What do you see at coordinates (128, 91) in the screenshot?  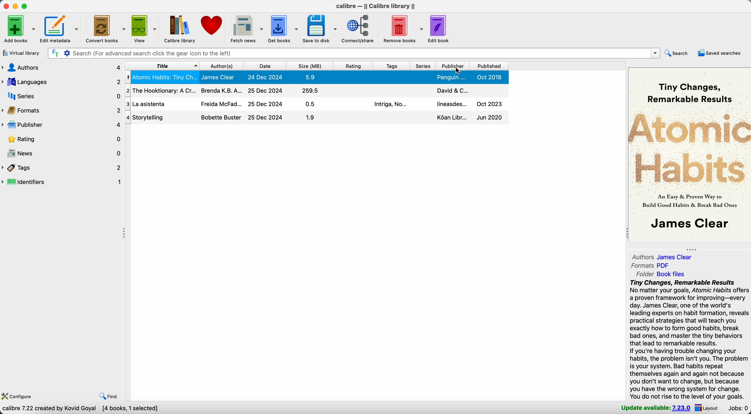 I see `2` at bounding box center [128, 91].